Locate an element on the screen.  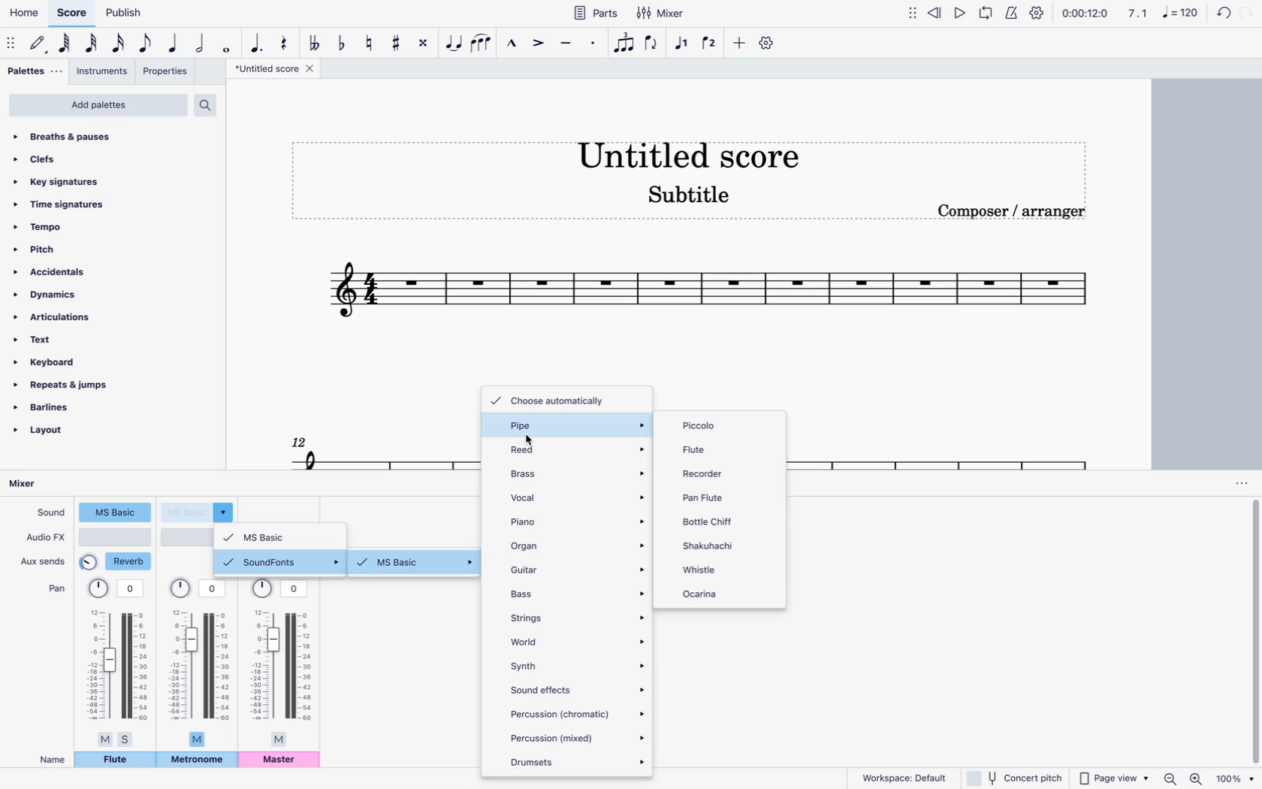
settings is located at coordinates (768, 44).